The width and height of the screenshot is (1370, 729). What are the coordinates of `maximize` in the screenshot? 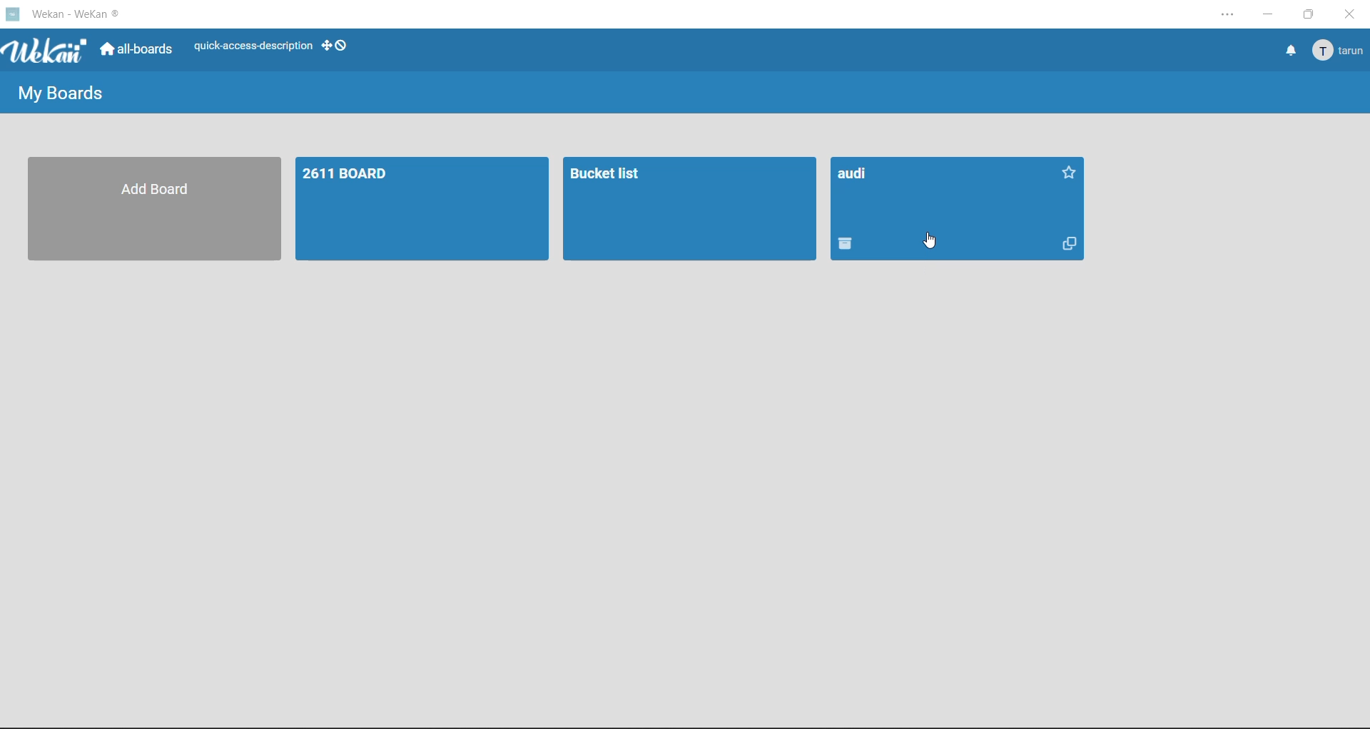 It's located at (1312, 15).